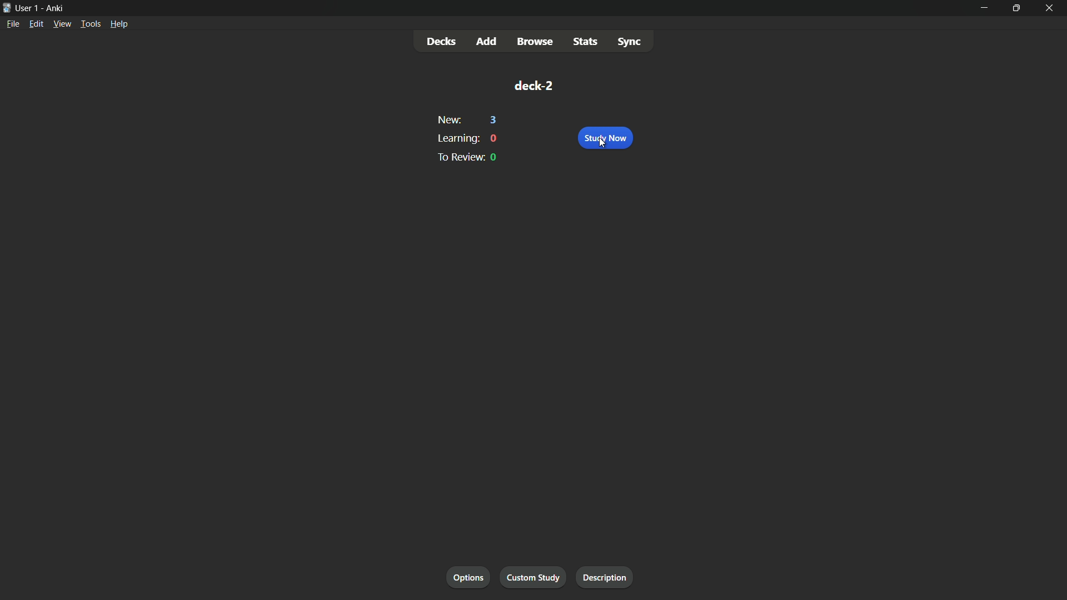  Describe the element at coordinates (606, 138) in the screenshot. I see `study now` at that location.